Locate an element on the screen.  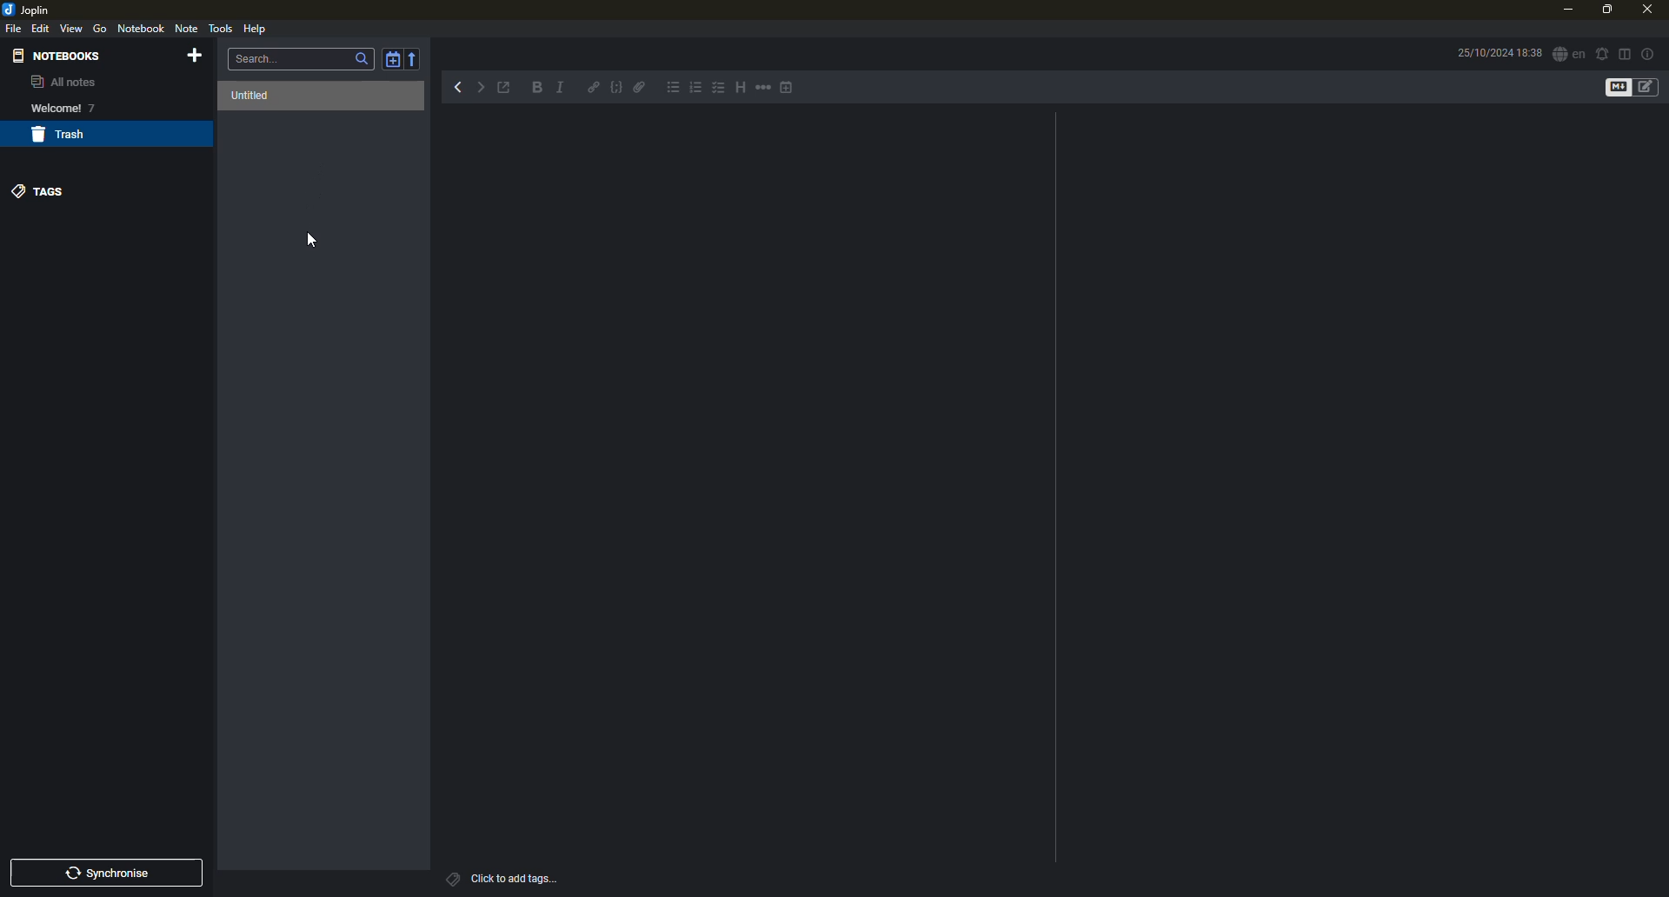
bold is located at coordinates (535, 89).